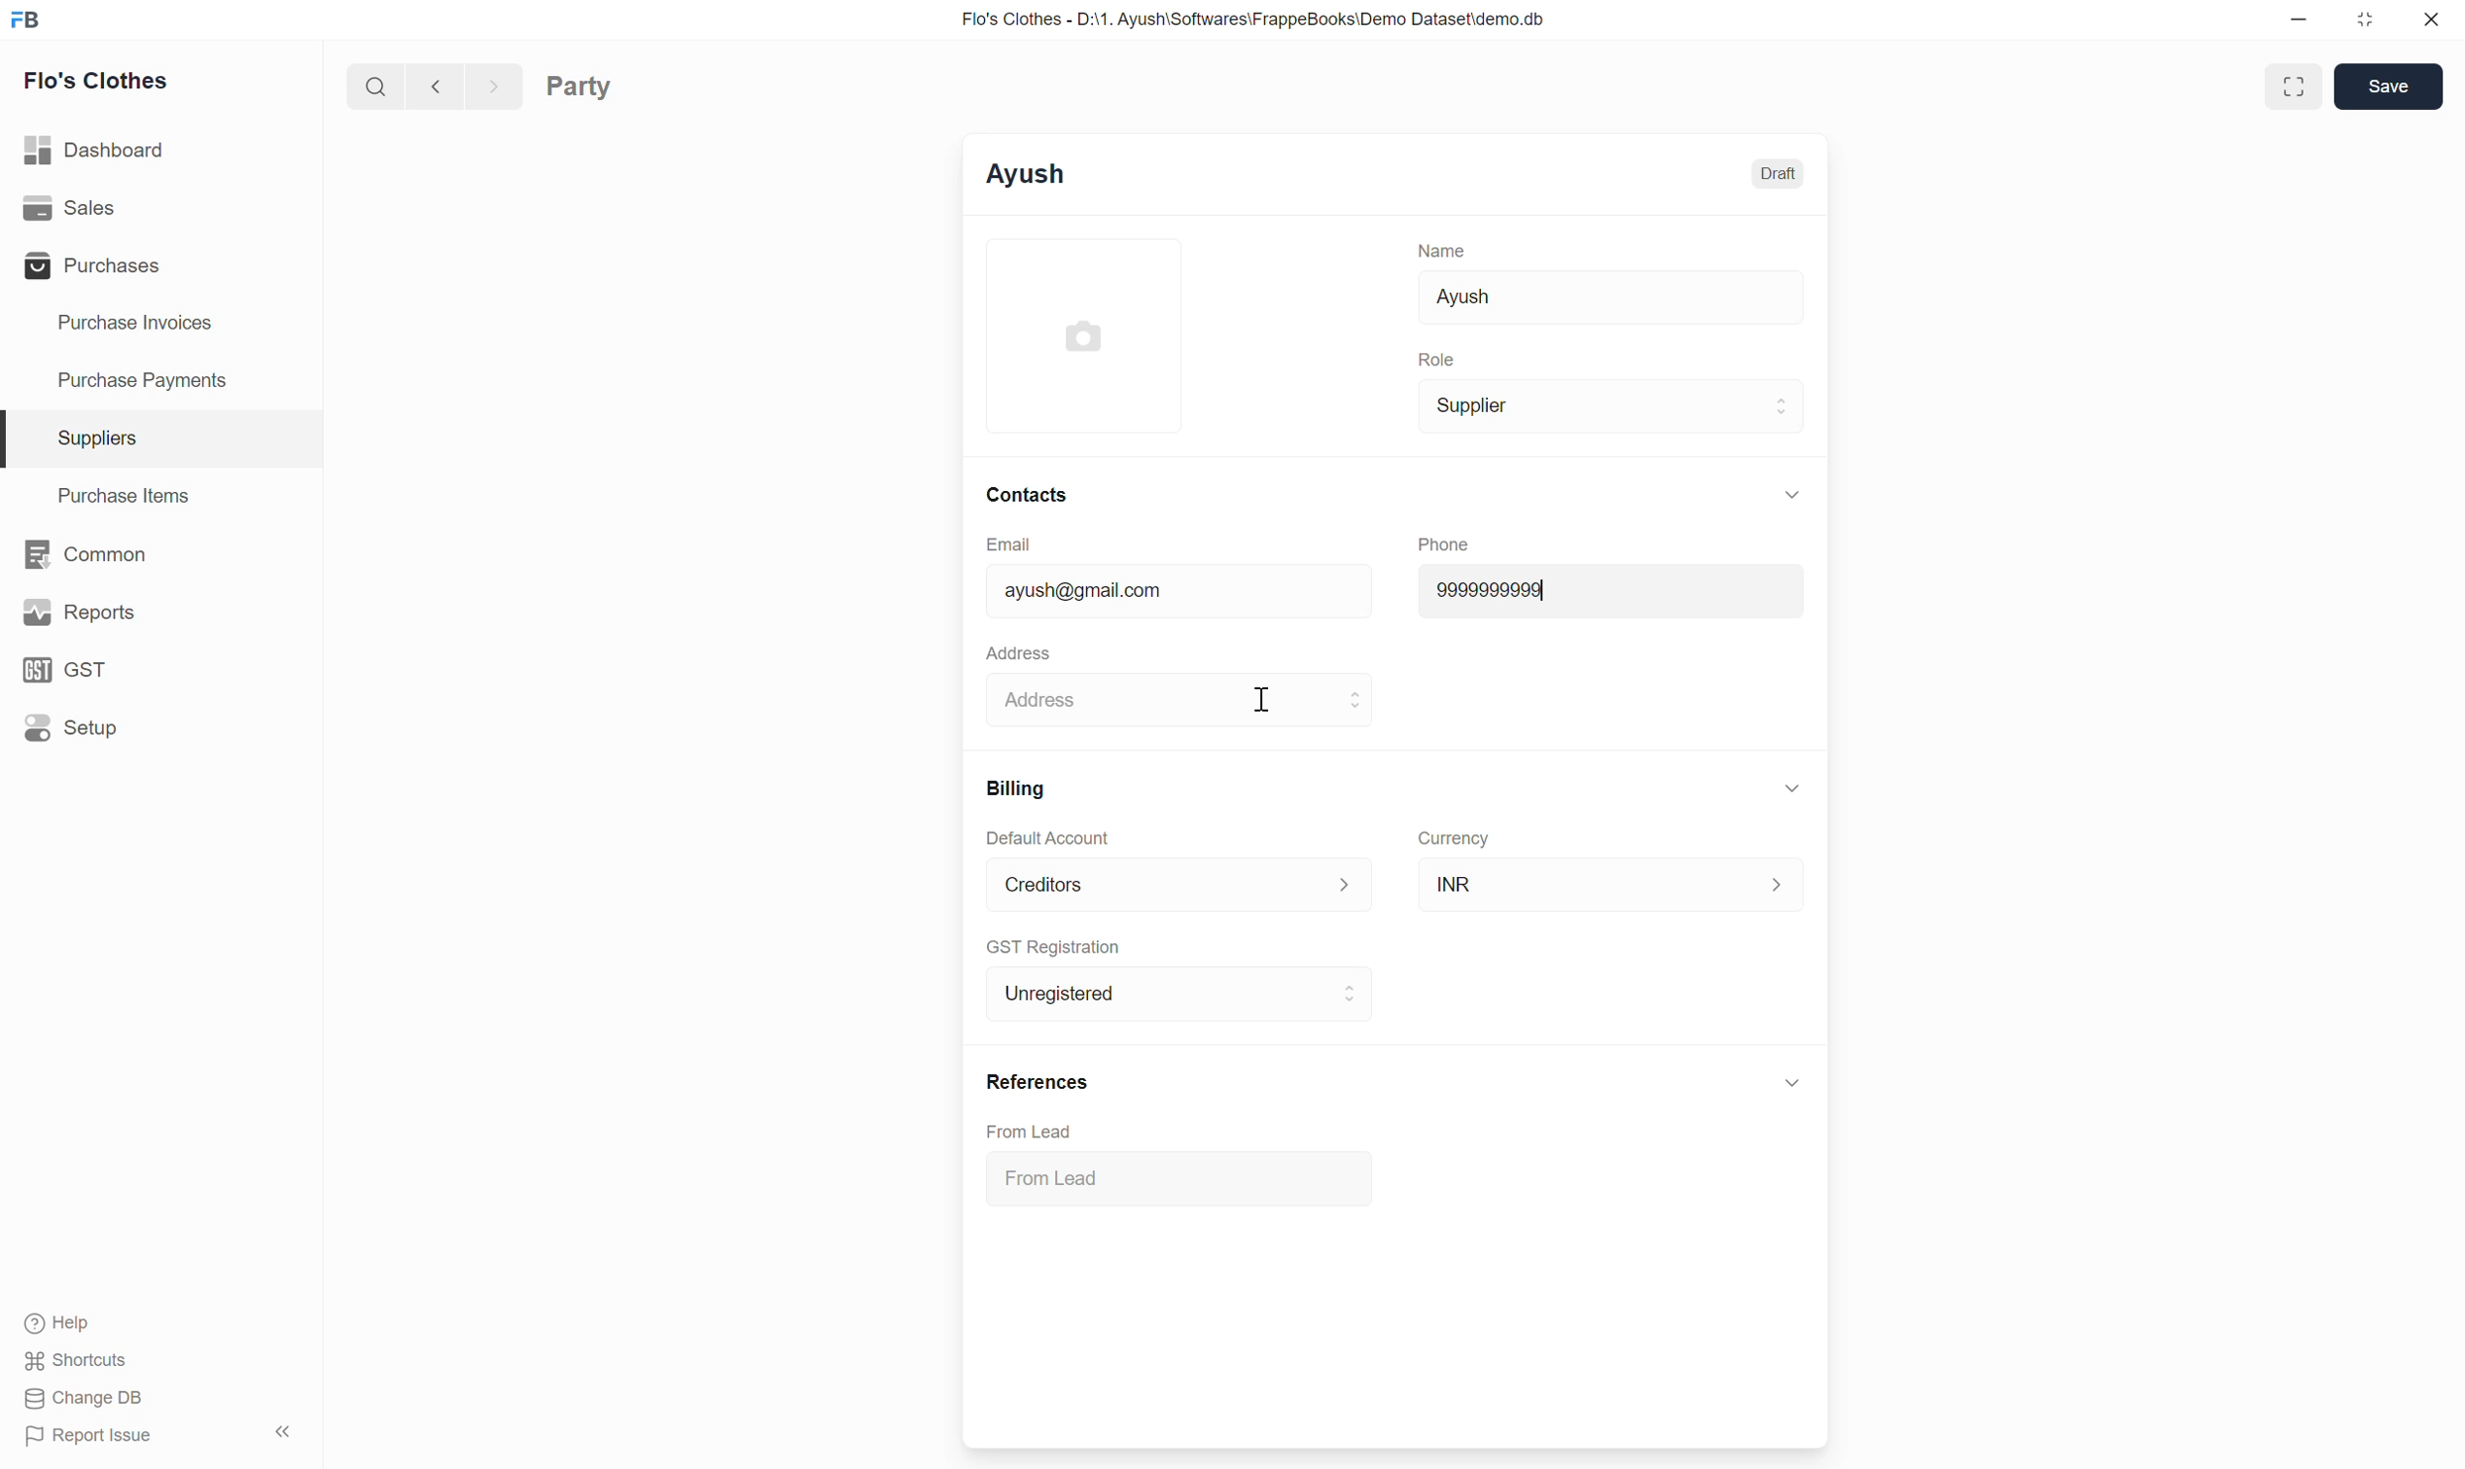 Image resolution: width=2465 pixels, height=1469 pixels. What do you see at coordinates (159, 554) in the screenshot?
I see `Common` at bounding box center [159, 554].